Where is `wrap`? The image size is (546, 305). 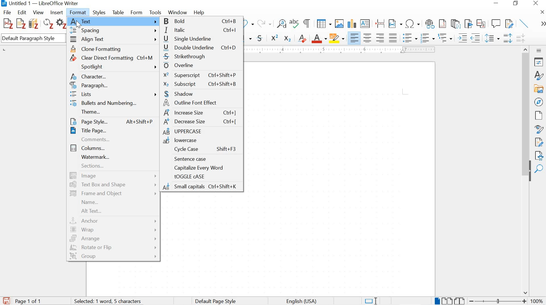 wrap is located at coordinates (115, 230).